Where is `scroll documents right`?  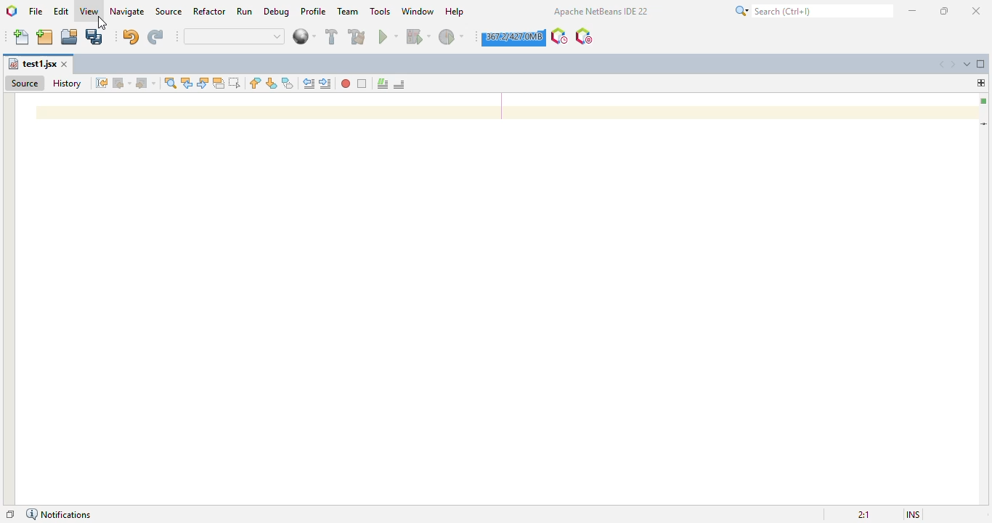
scroll documents right is located at coordinates (952, 65).